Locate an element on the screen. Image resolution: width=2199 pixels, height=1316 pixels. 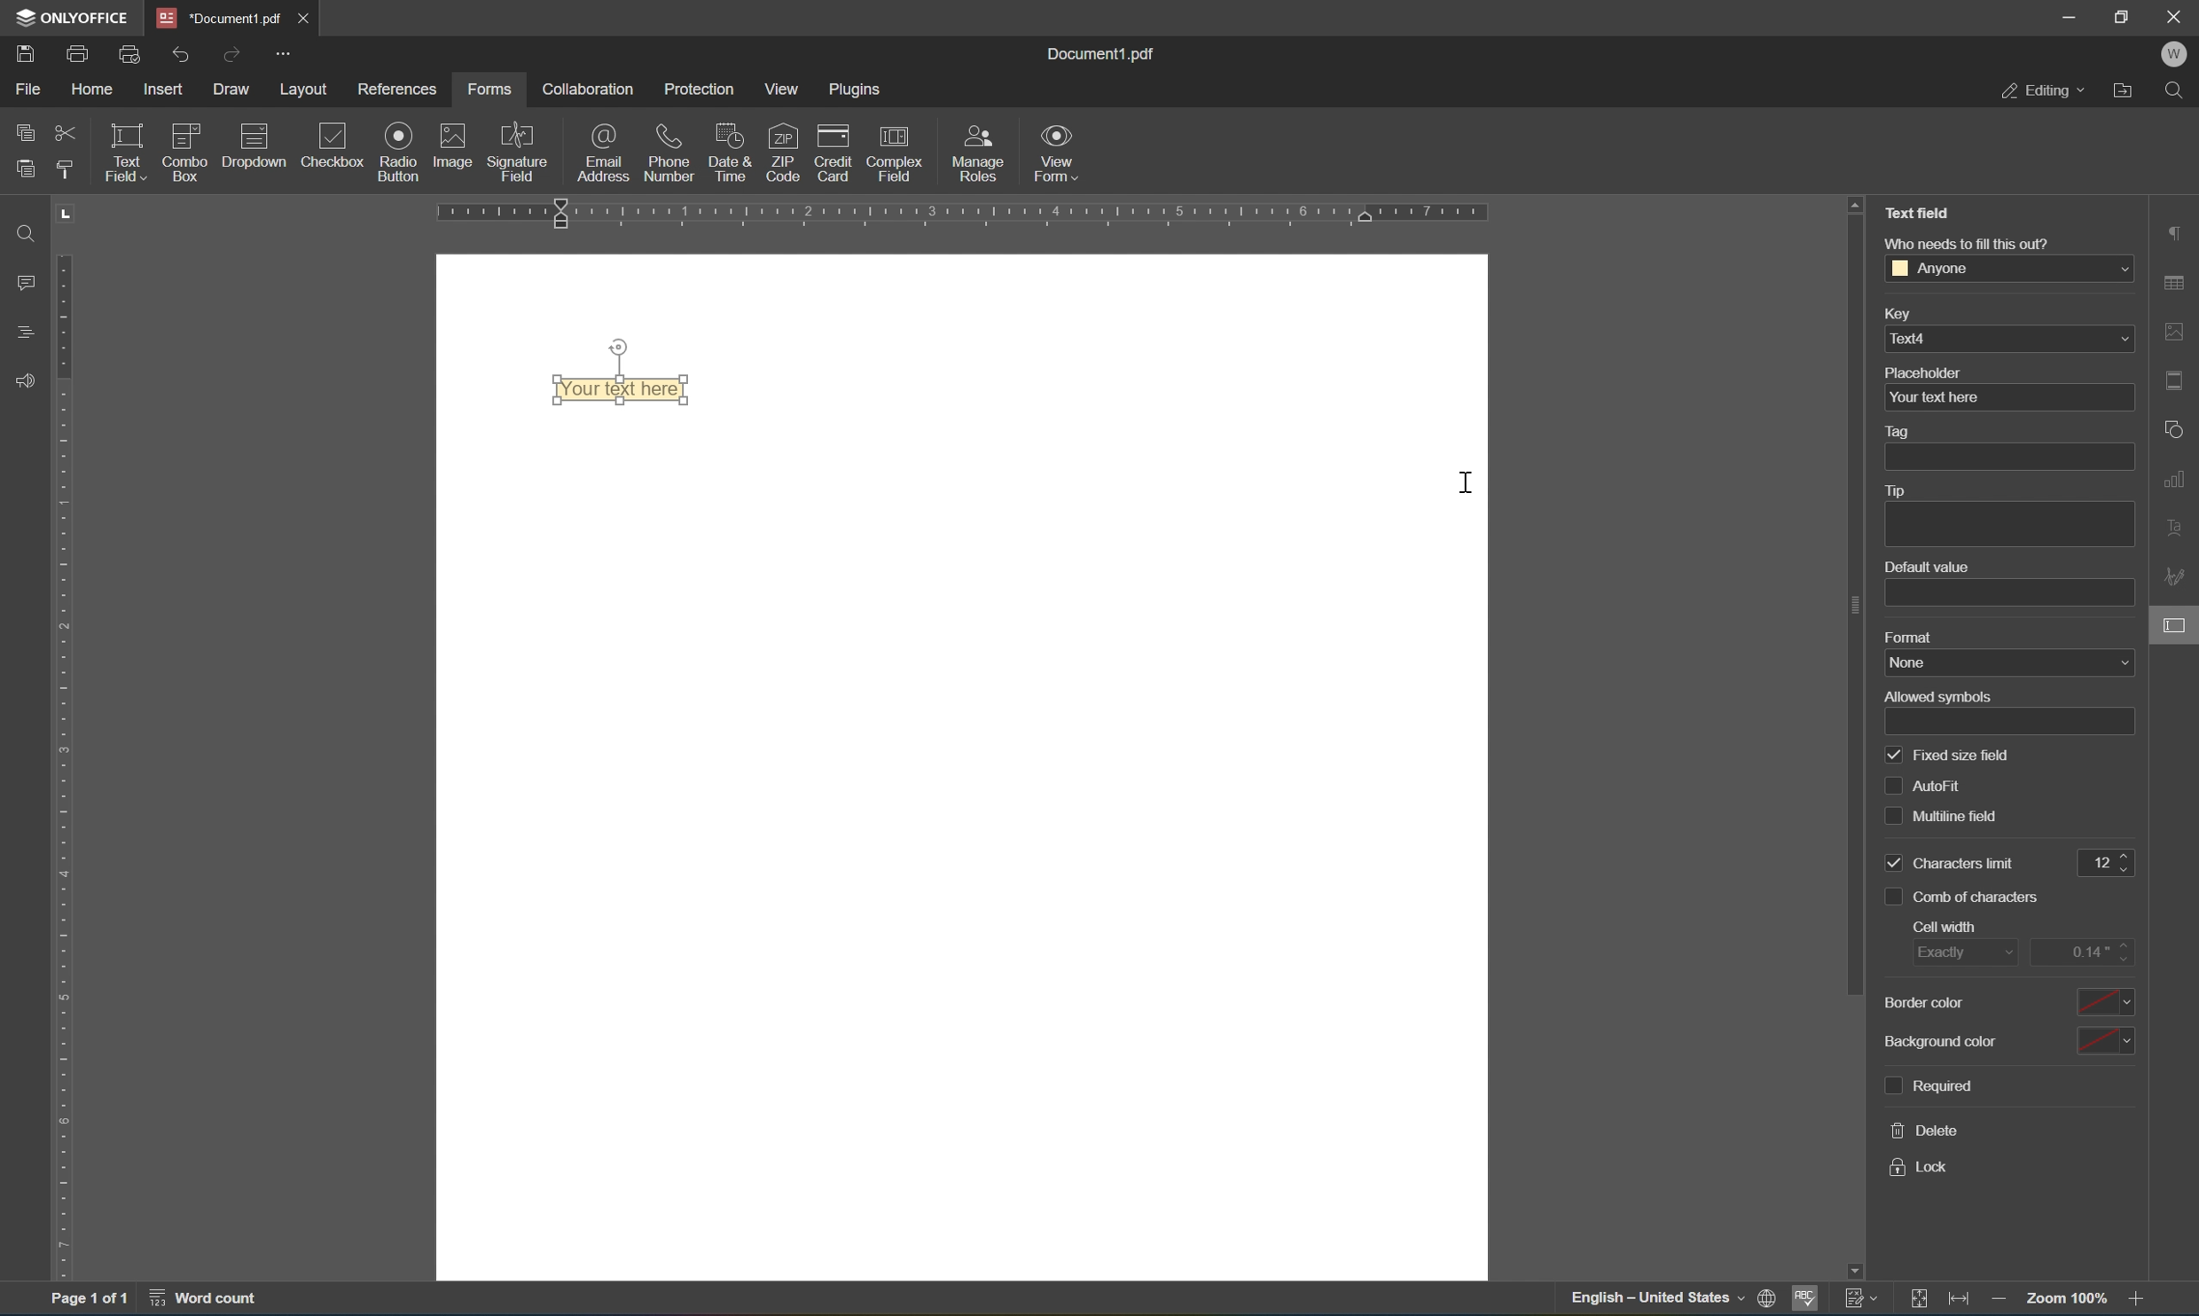
phone number is located at coordinates (669, 152).